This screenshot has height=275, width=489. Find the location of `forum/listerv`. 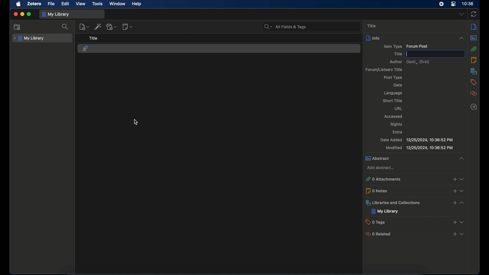

forum/listerv is located at coordinates (384, 70).